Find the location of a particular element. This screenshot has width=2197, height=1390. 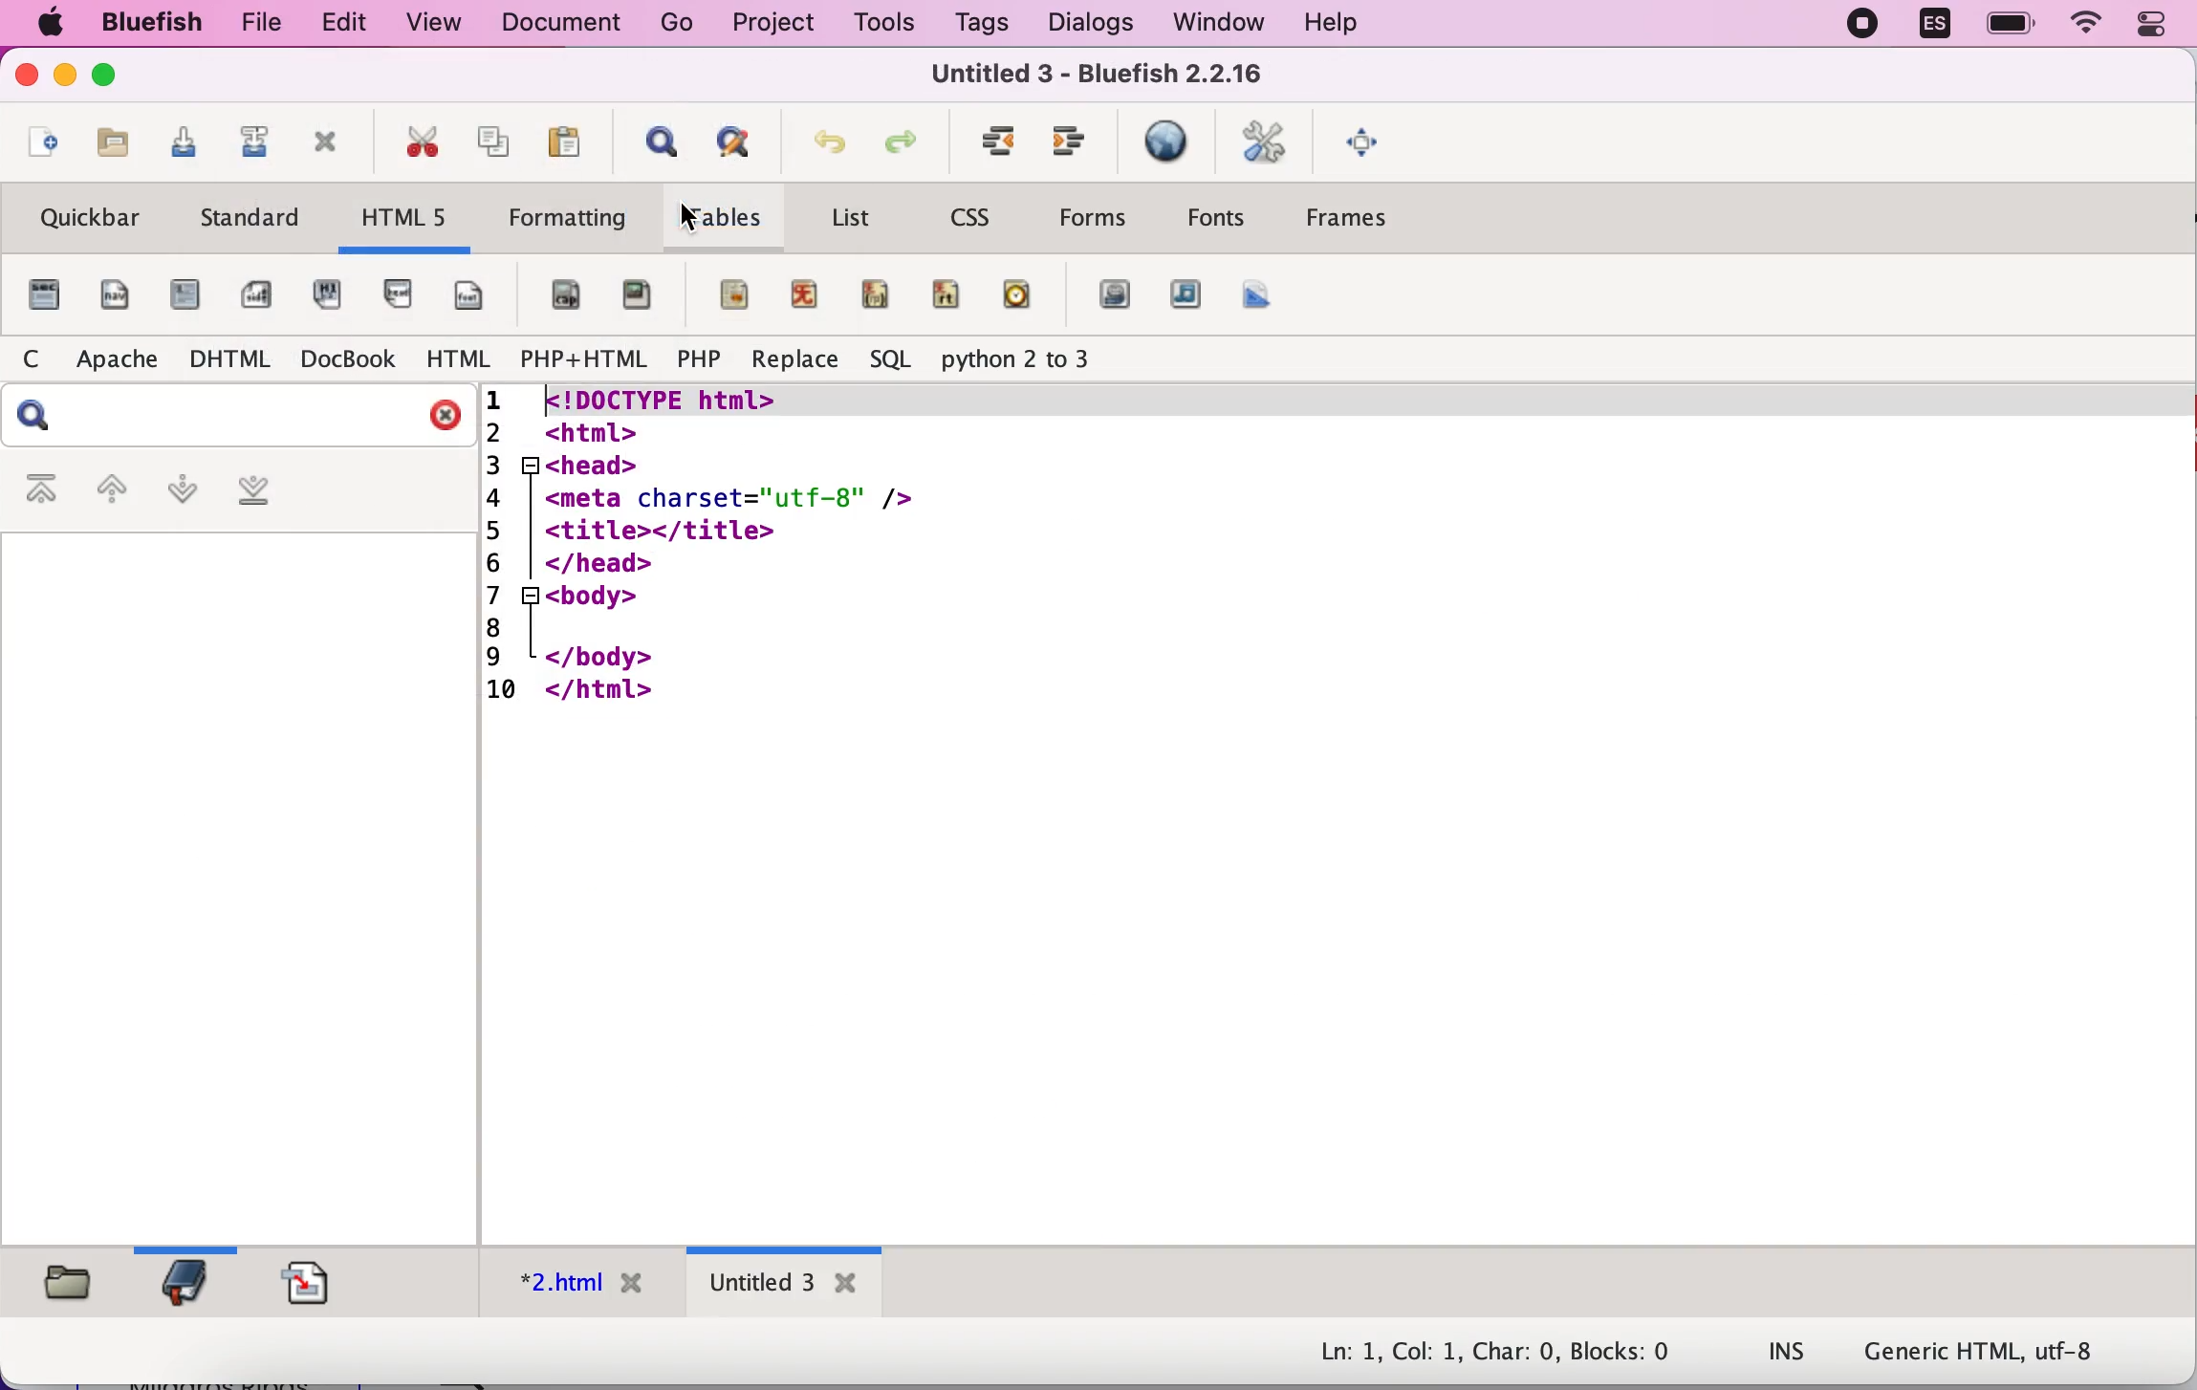

open file is located at coordinates (108, 150).